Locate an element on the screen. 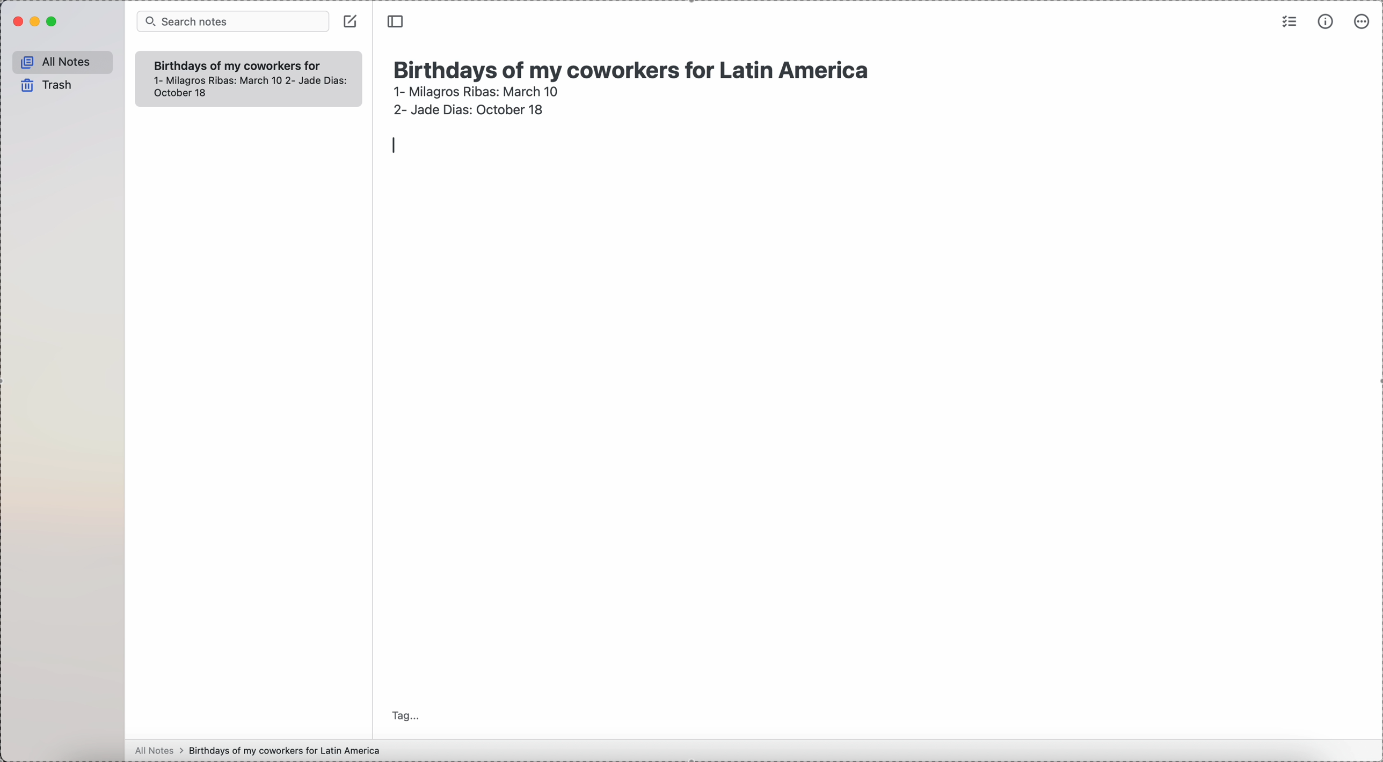 The width and height of the screenshot is (1383, 762). 1- Milagros Ribas: March 10 2- Jade Dias: October 18 is located at coordinates (250, 88).